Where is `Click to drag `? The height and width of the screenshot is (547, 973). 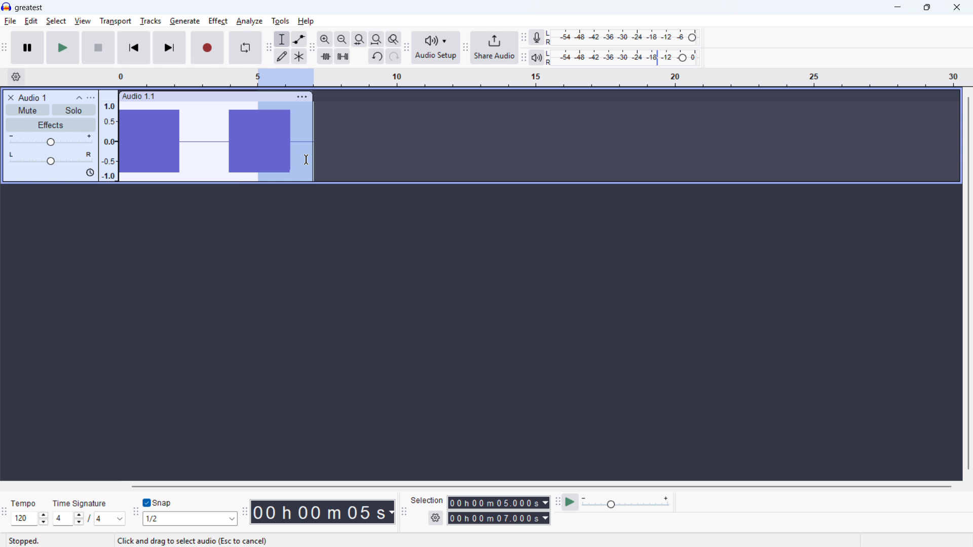 Click to drag  is located at coordinates (227, 96).